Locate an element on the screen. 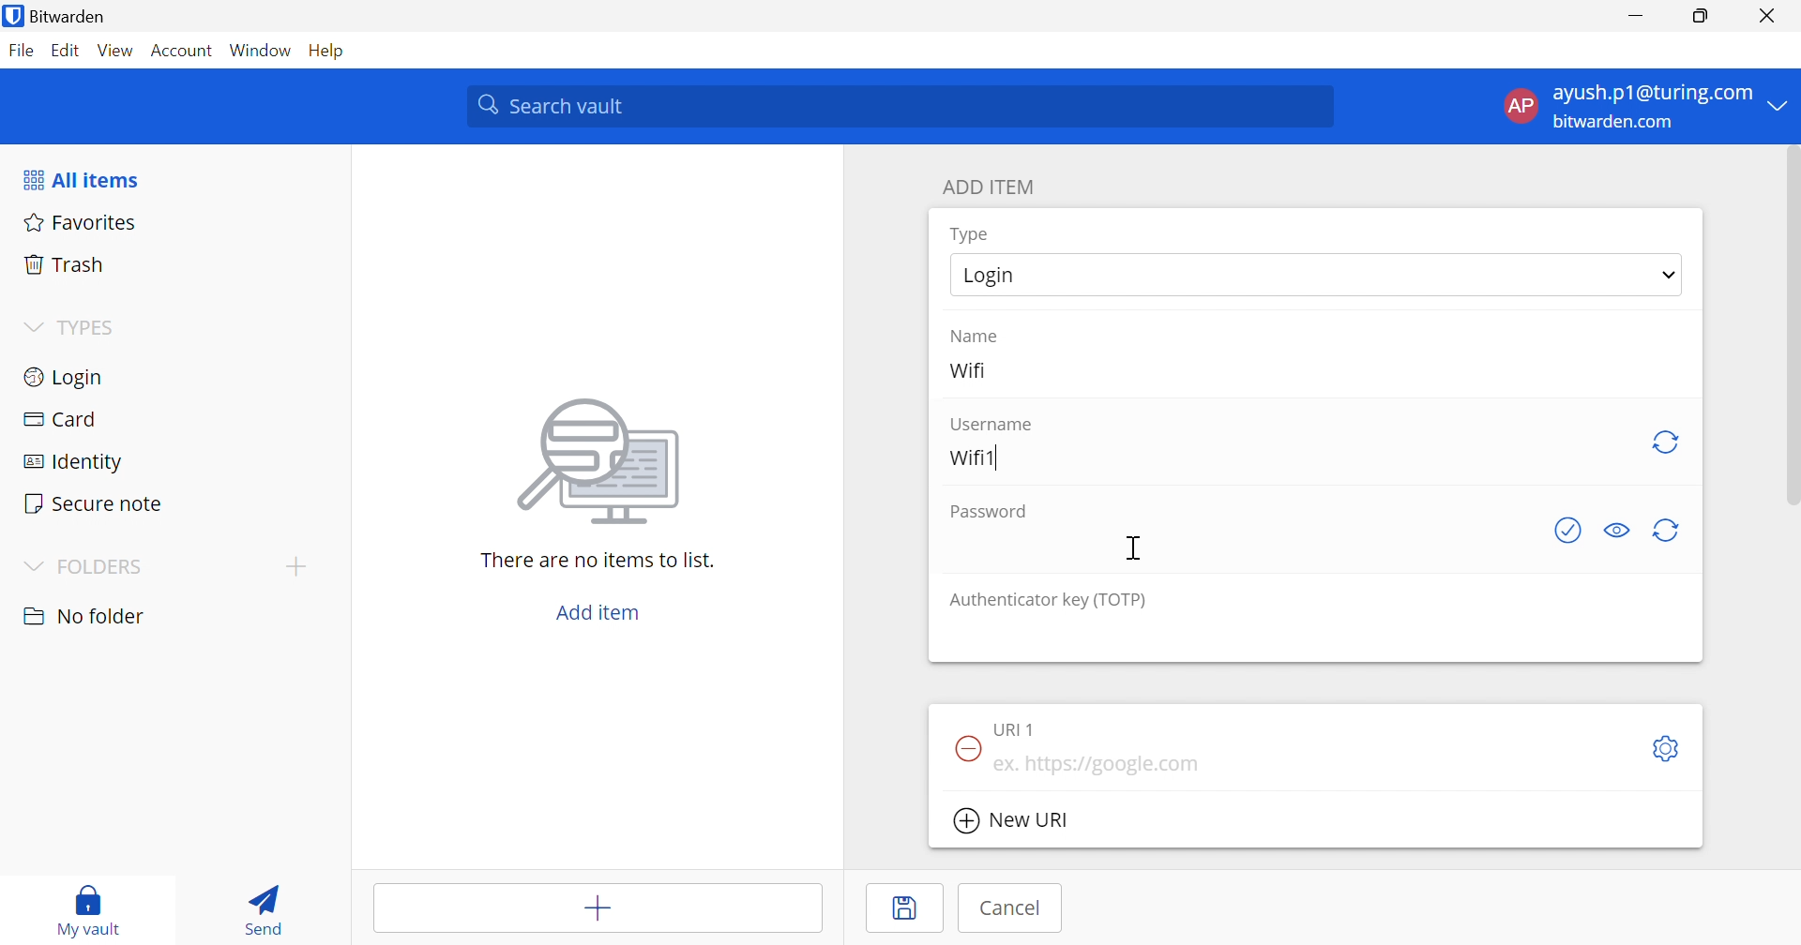  File is located at coordinates (21, 50).